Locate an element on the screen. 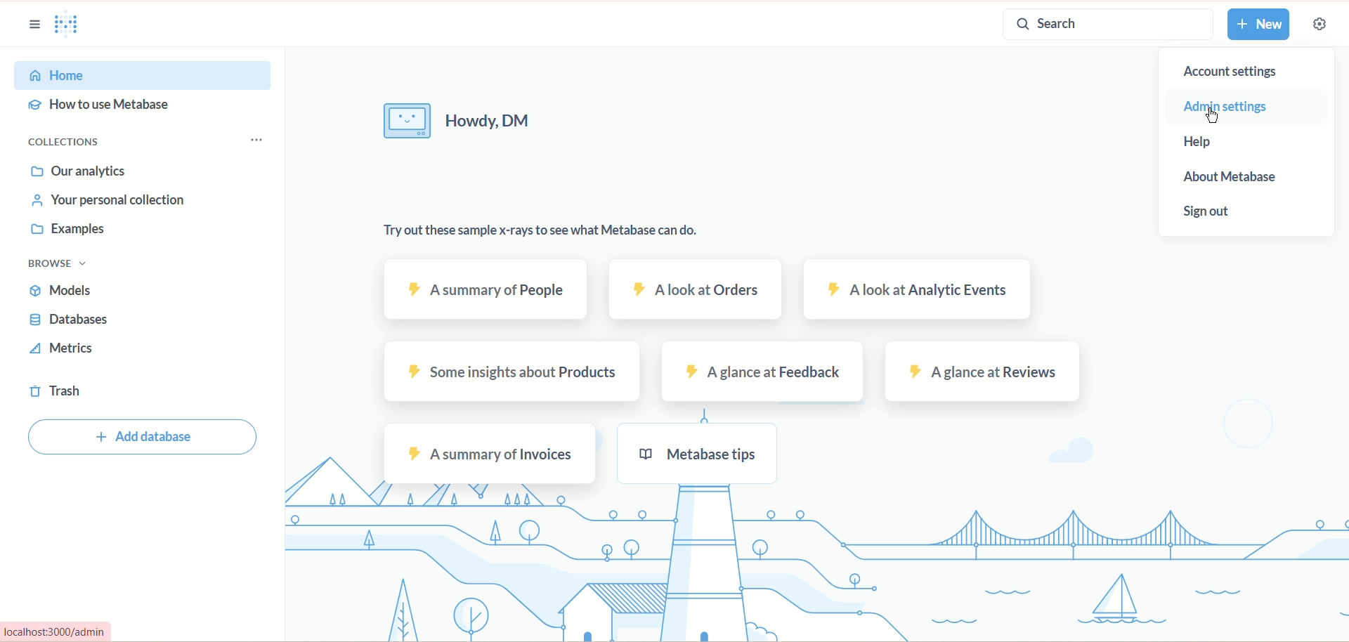  home is located at coordinates (141, 75).